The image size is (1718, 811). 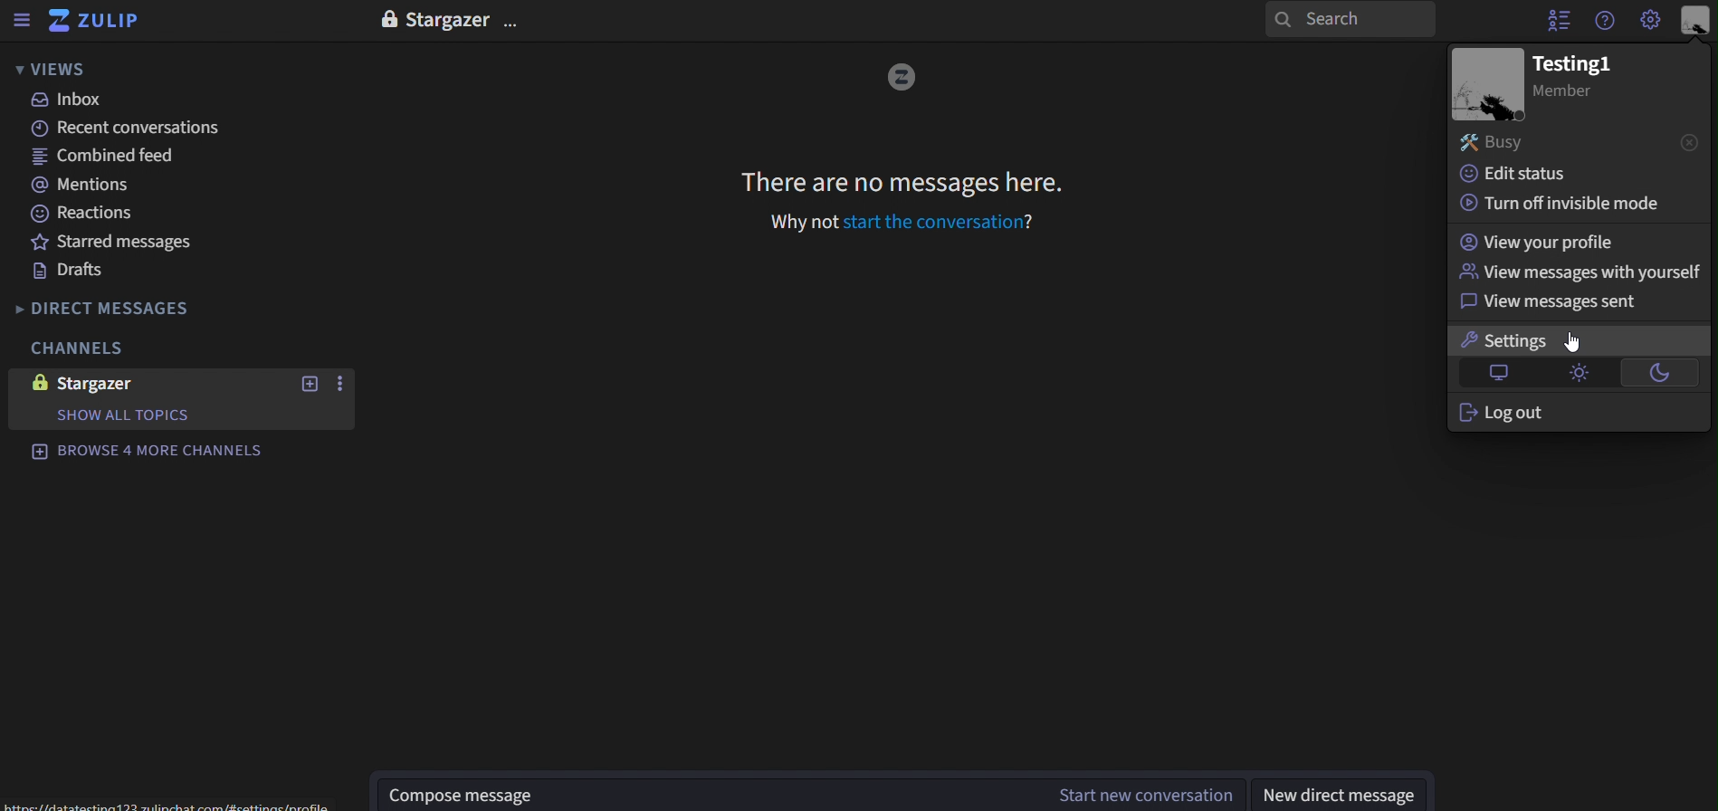 I want to click on search, so click(x=1353, y=19).